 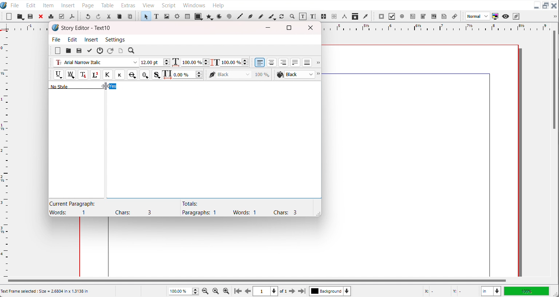 I want to click on Text Width adjuster, so click(x=188, y=75).